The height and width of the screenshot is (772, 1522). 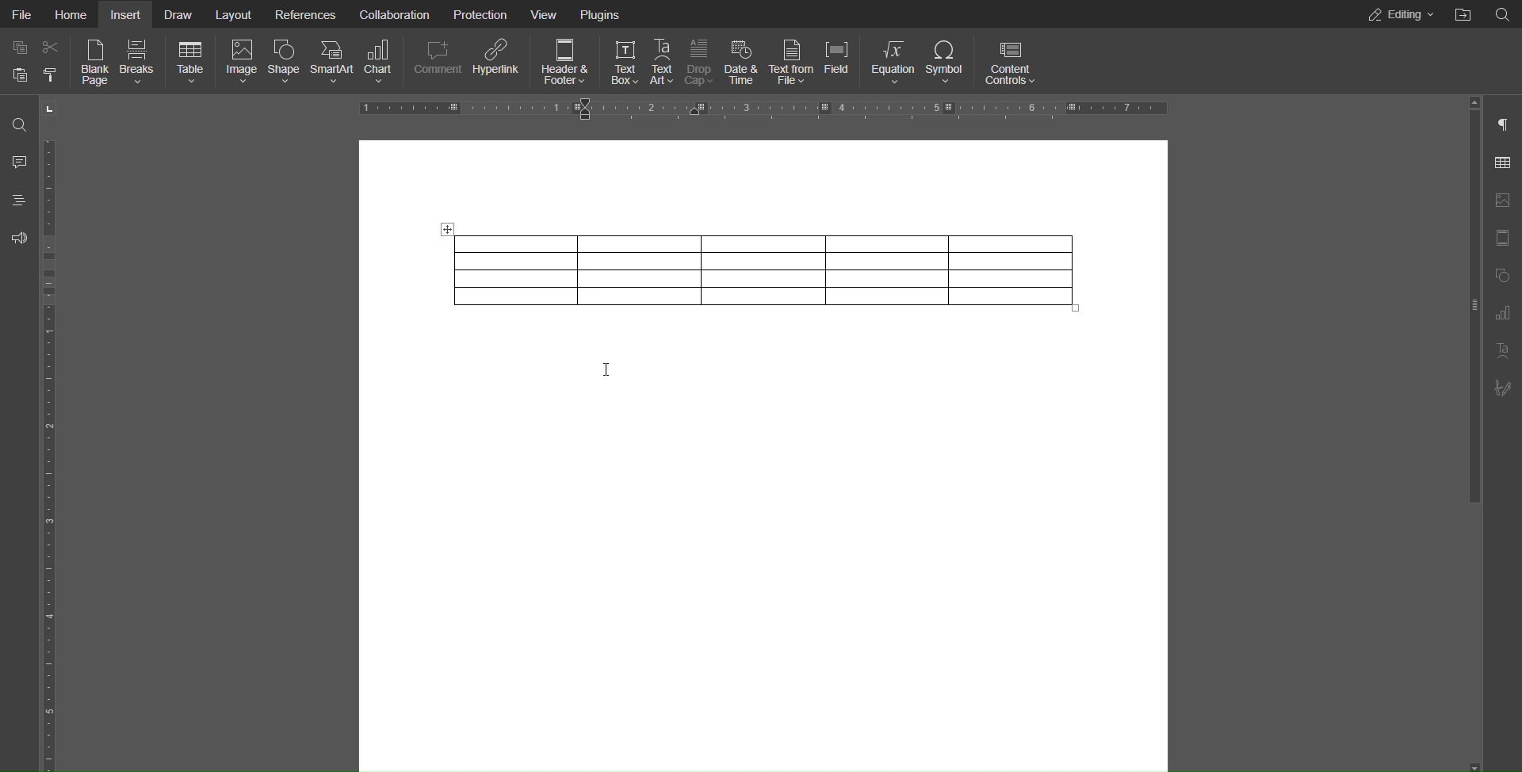 I want to click on Equation, so click(x=896, y=62).